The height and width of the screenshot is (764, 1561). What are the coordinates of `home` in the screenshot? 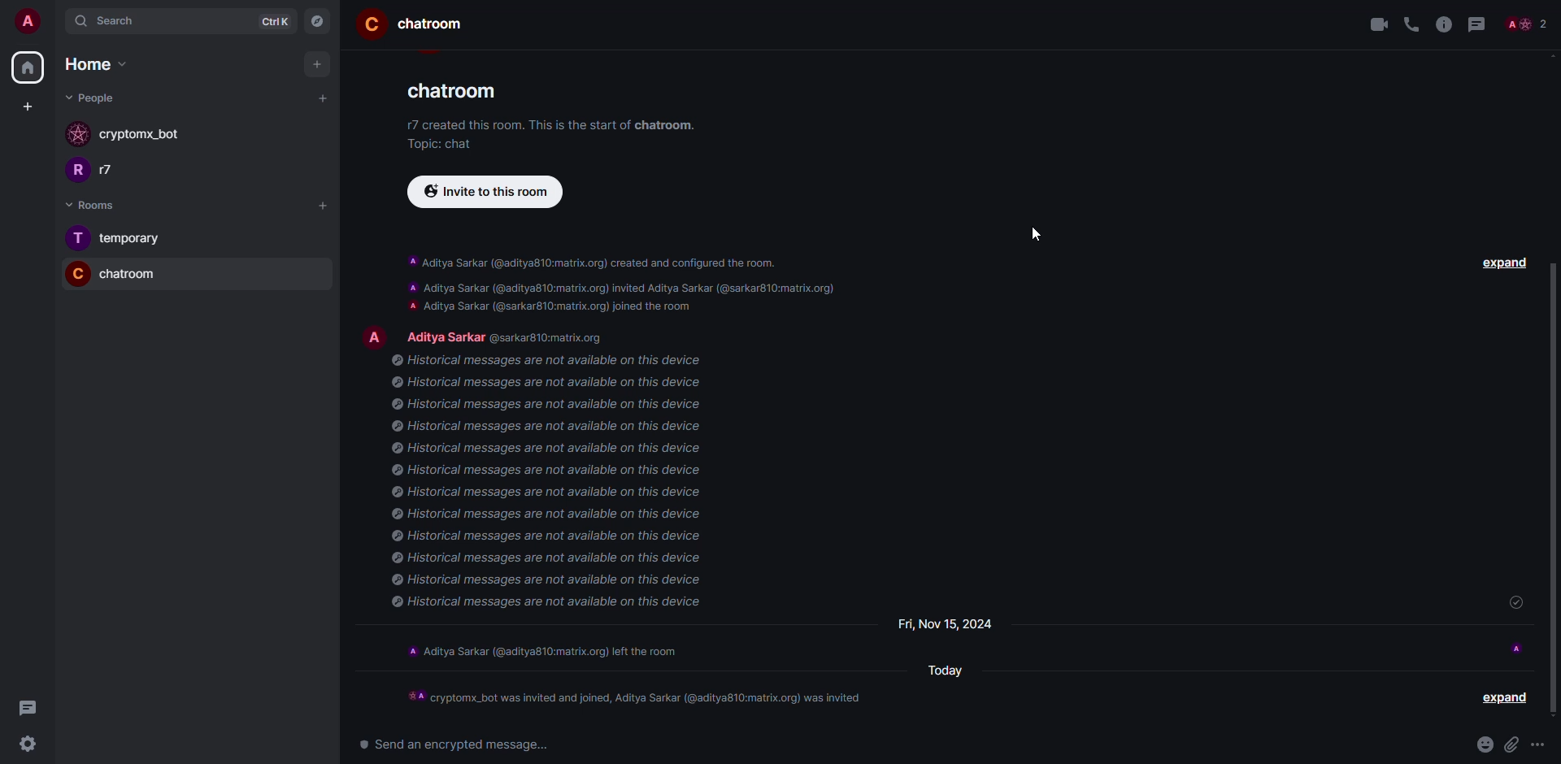 It's located at (88, 64).